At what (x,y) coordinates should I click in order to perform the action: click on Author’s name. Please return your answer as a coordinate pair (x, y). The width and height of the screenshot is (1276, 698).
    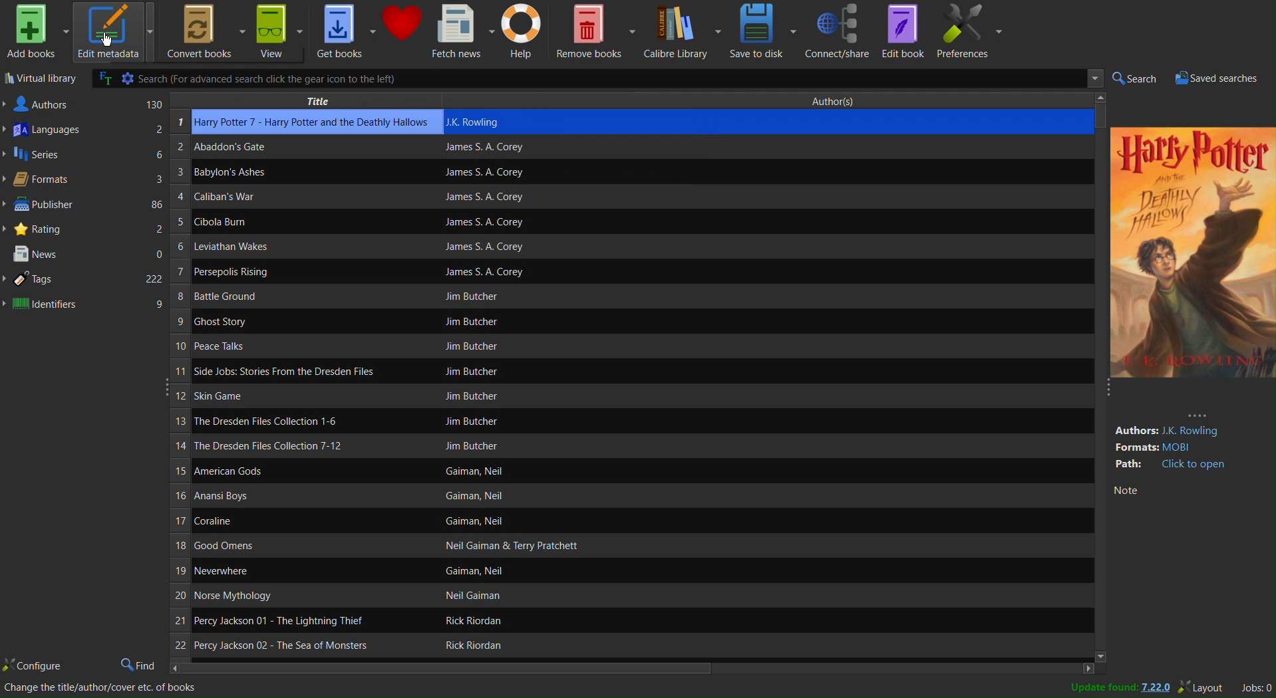
    Looking at the image, I should click on (605, 273).